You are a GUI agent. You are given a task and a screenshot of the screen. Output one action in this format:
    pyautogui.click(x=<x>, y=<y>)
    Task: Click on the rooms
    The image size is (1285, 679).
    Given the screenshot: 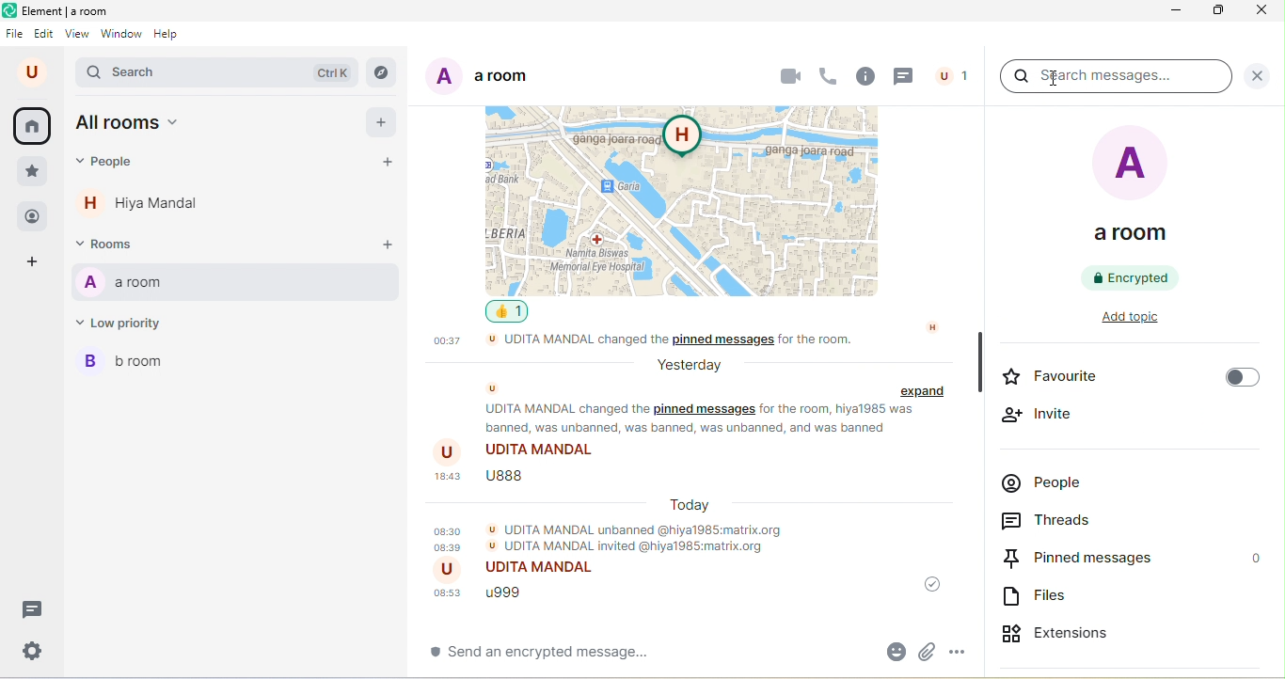 What is the action you would take?
    pyautogui.click(x=113, y=245)
    